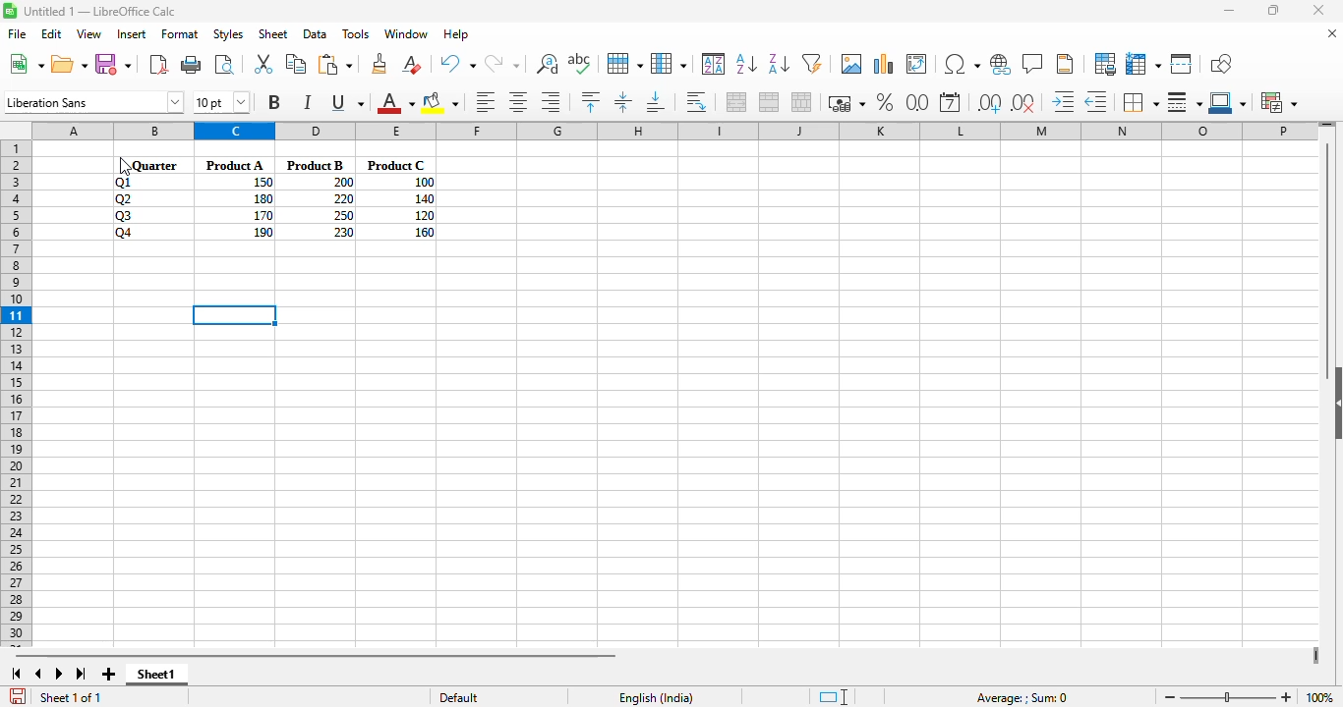  What do you see at coordinates (812, 63) in the screenshot?
I see `autofilter` at bounding box center [812, 63].